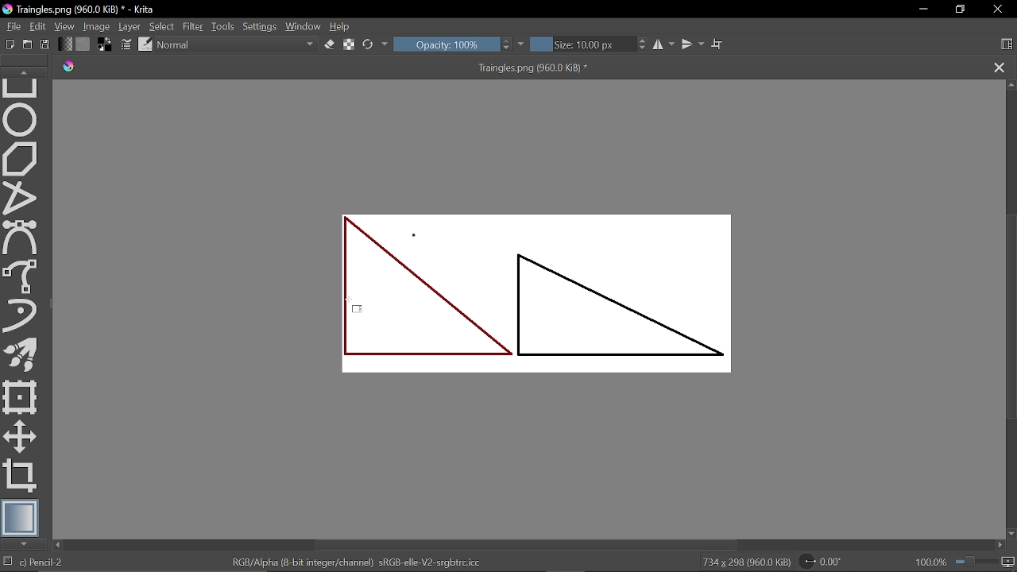  I want to click on Edit brush settings, so click(125, 44).